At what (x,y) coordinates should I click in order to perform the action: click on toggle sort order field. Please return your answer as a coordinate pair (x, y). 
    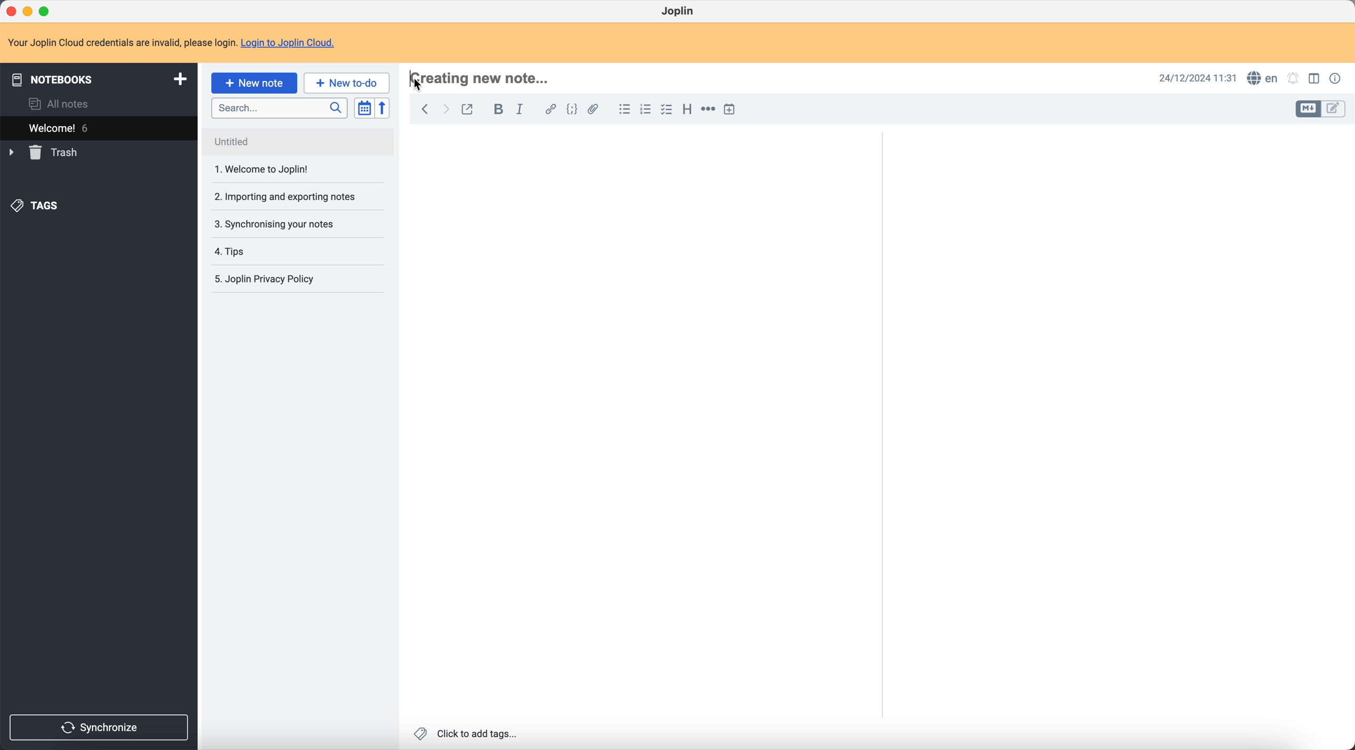
    Looking at the image, I should click on (362, 108).